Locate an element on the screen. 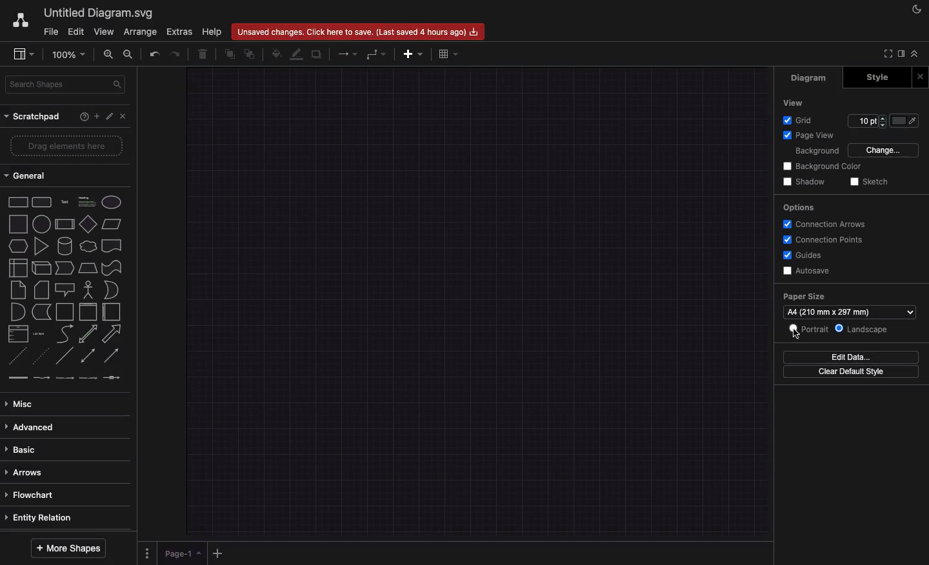  Close is located at coordinates (923, 79).